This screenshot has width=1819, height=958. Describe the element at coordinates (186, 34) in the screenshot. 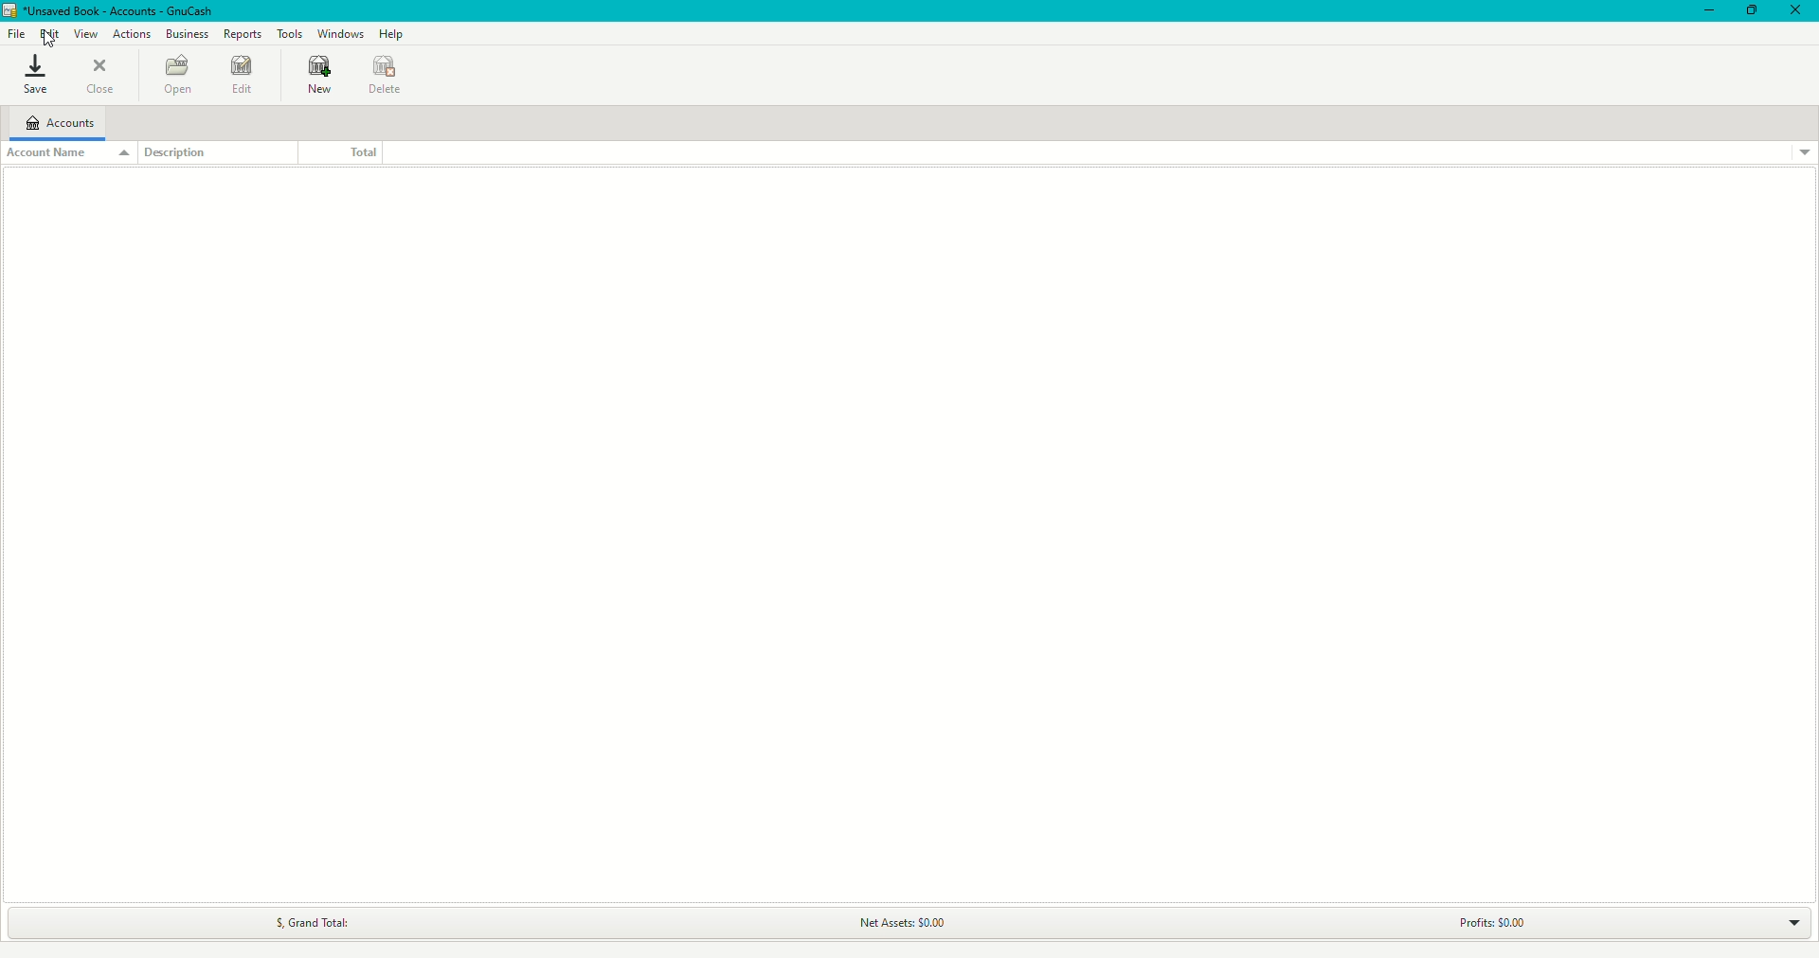

I see `Business` at that location.